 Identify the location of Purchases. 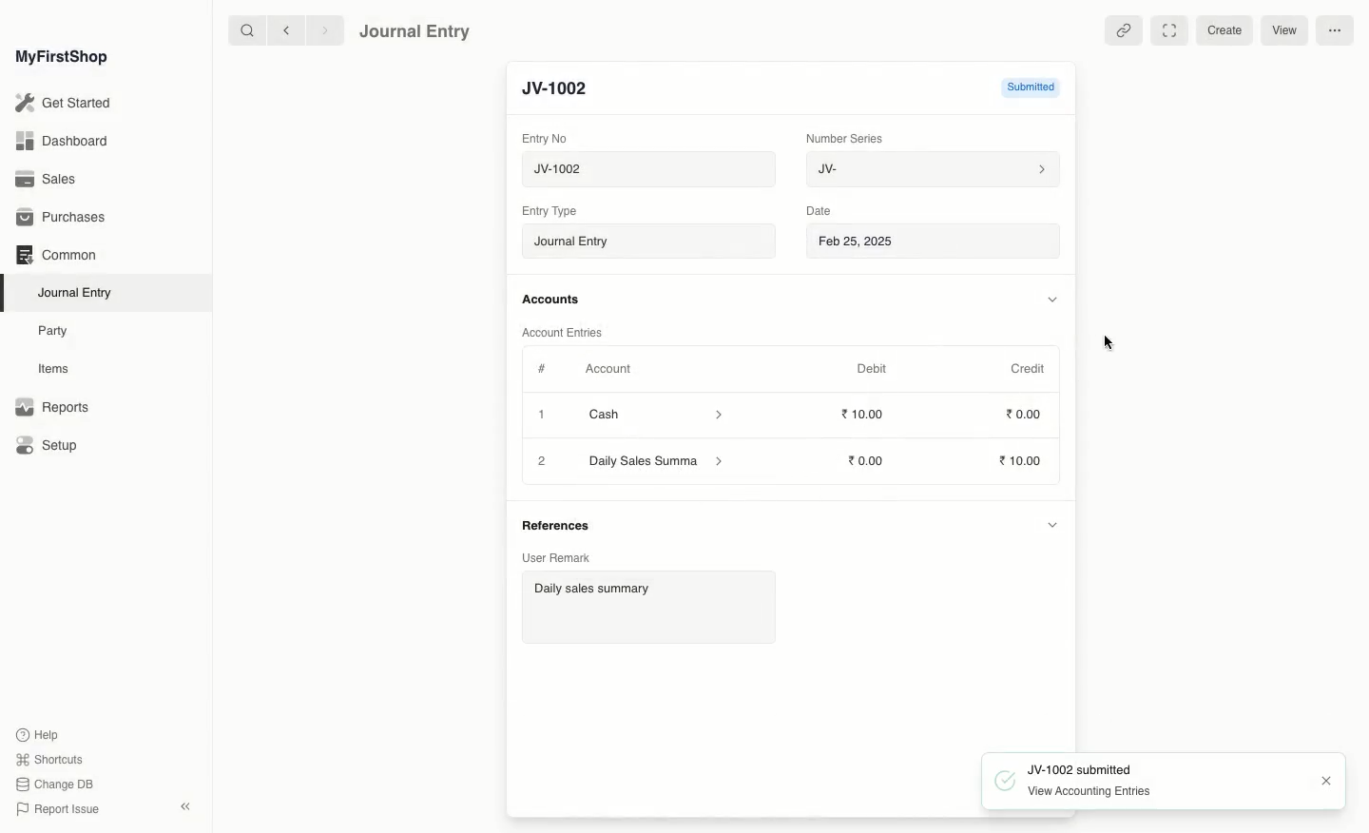
(66, 218).